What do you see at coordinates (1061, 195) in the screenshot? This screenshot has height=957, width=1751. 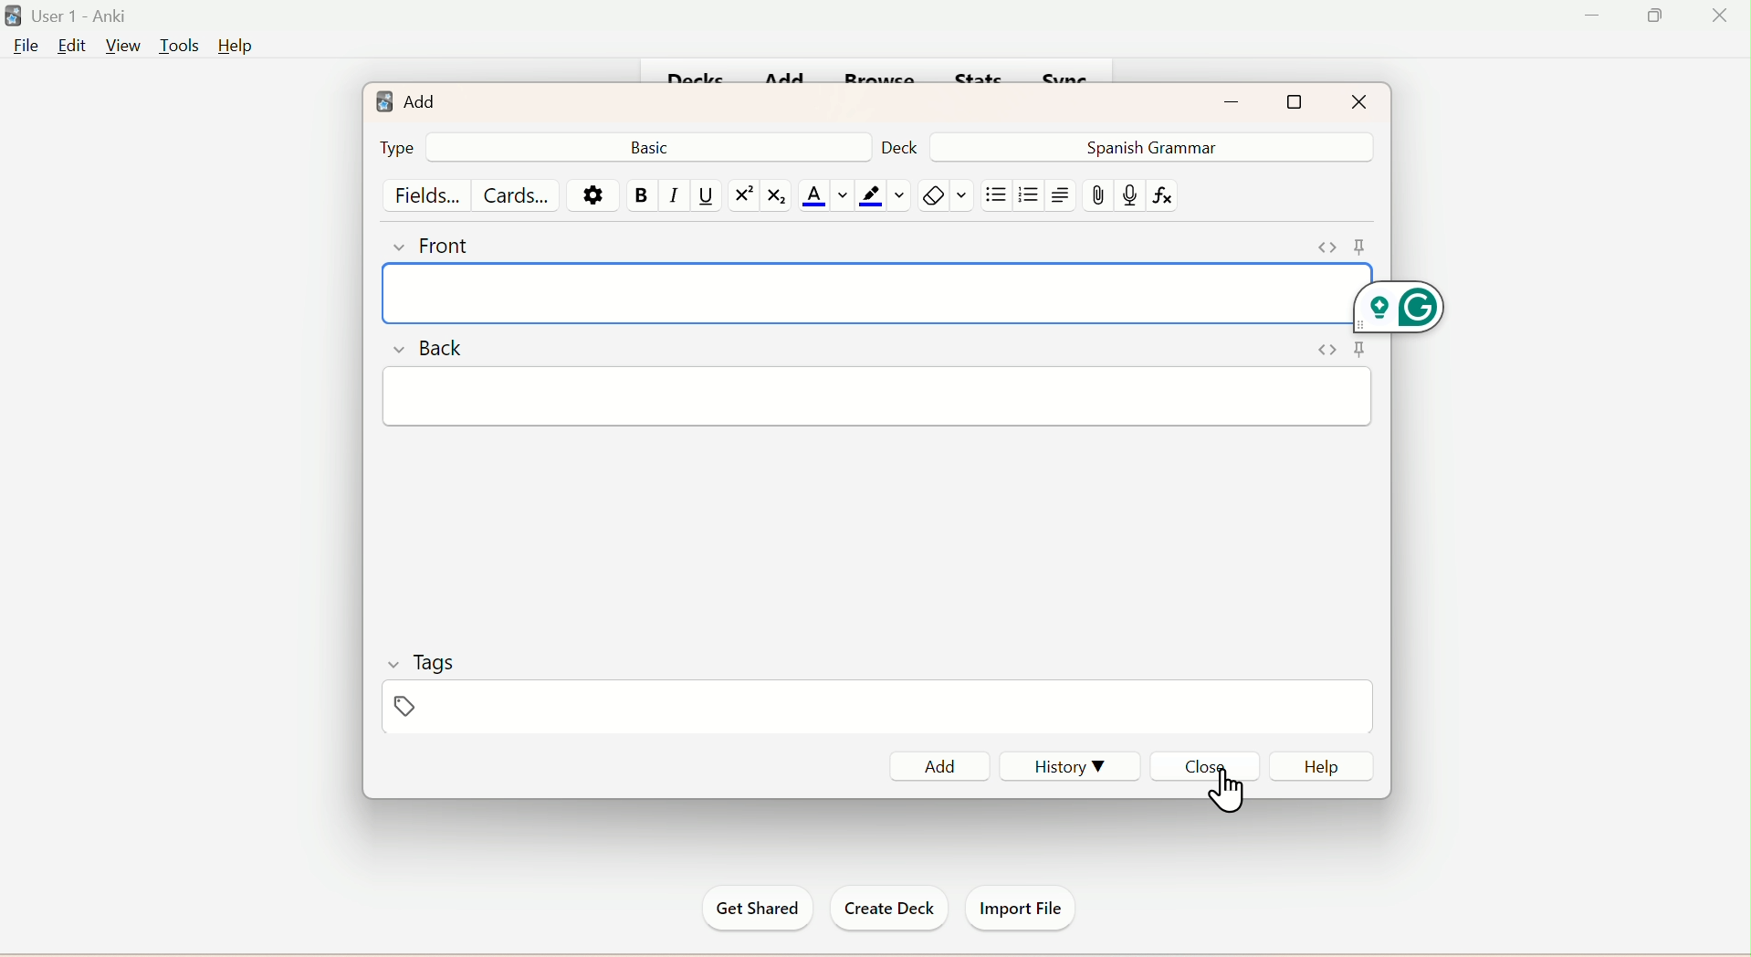 I see `Text Alignment` at bounding box center [1061, 195].